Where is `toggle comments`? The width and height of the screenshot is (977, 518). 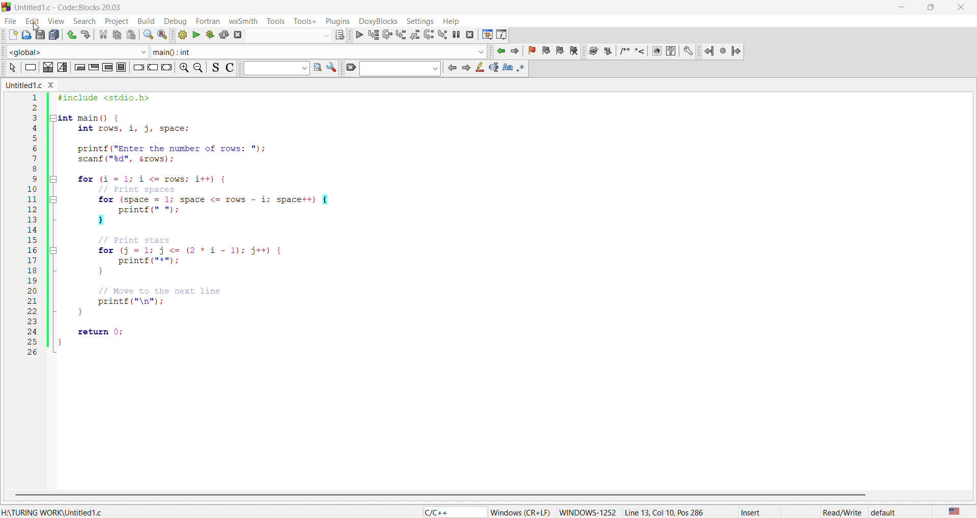
toggle comments is located at coordinates (230, 68).